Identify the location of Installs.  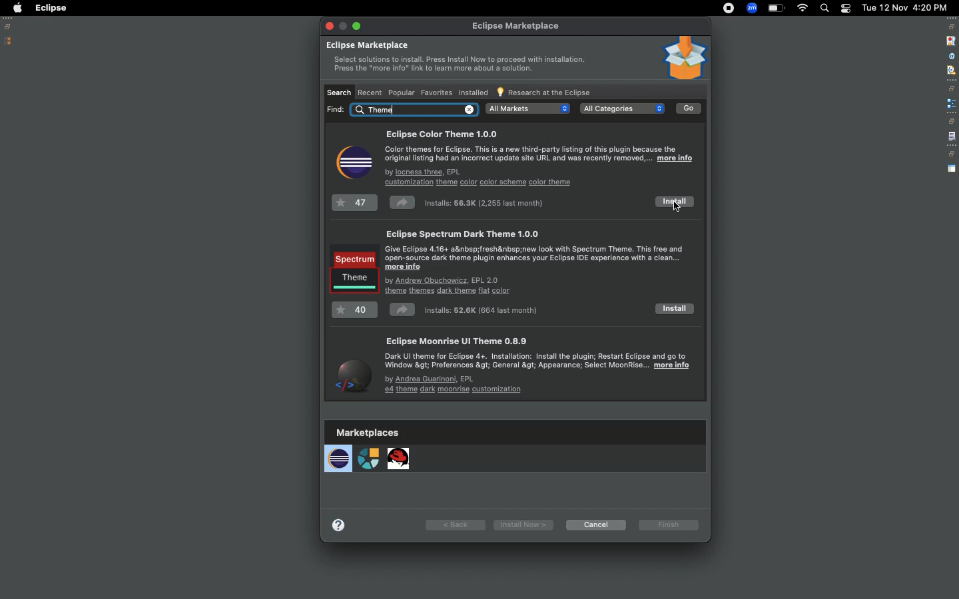
(437, 204).